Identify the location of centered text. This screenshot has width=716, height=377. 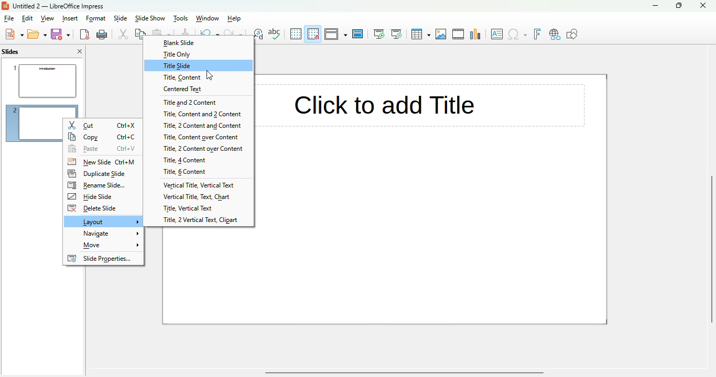
(198, 88).